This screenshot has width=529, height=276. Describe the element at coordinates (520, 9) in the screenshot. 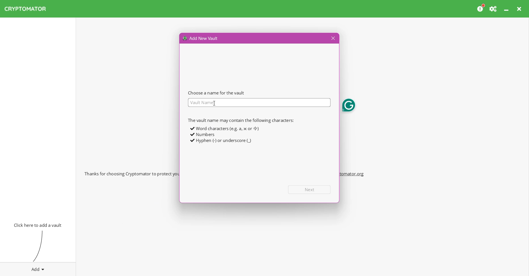

I see `Close` at that location.